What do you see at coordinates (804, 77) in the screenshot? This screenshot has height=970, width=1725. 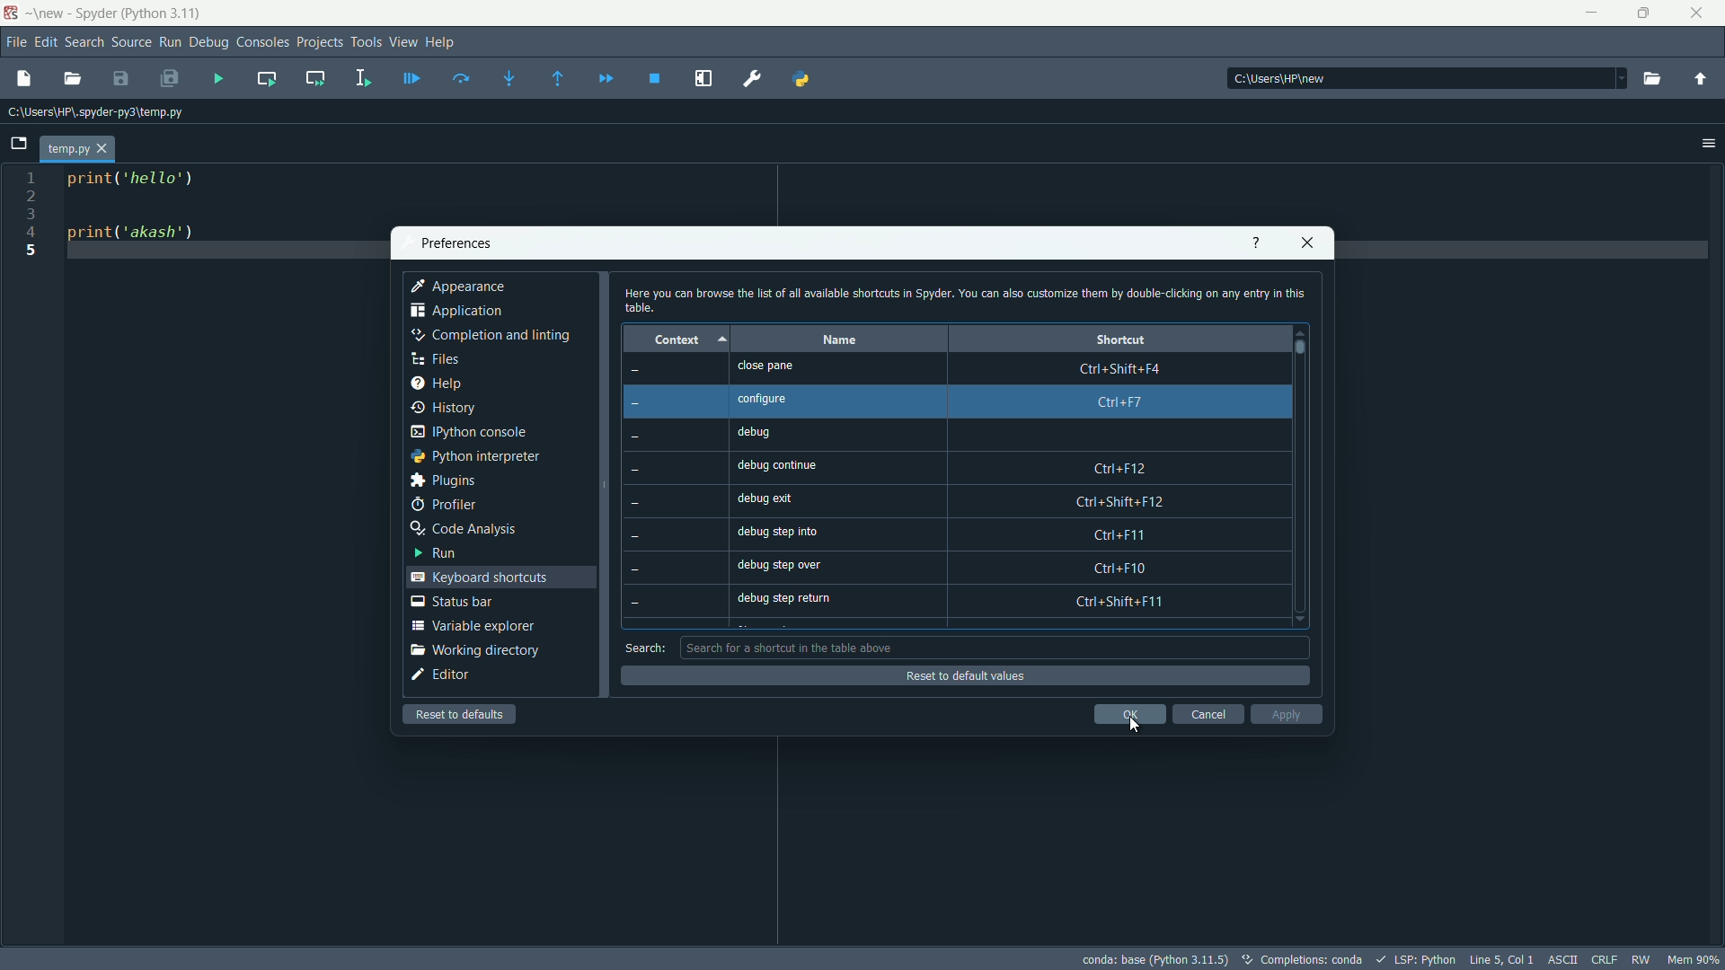 I see `python path manager` at bounding box center [804, 77].